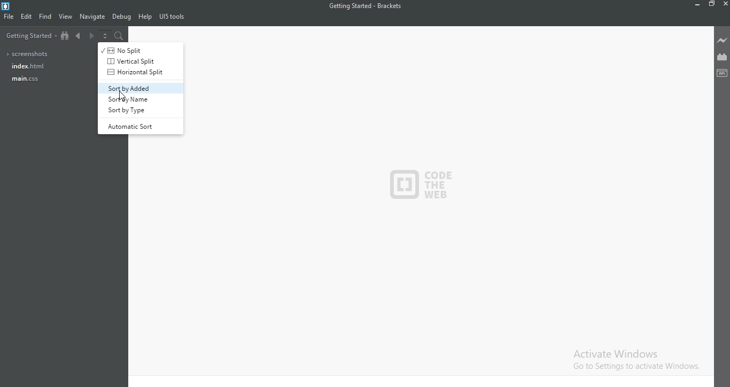 Image resolution: width=730 pixels, height=387 pixels. I want to click on UI5 tools, so click(173, 18).